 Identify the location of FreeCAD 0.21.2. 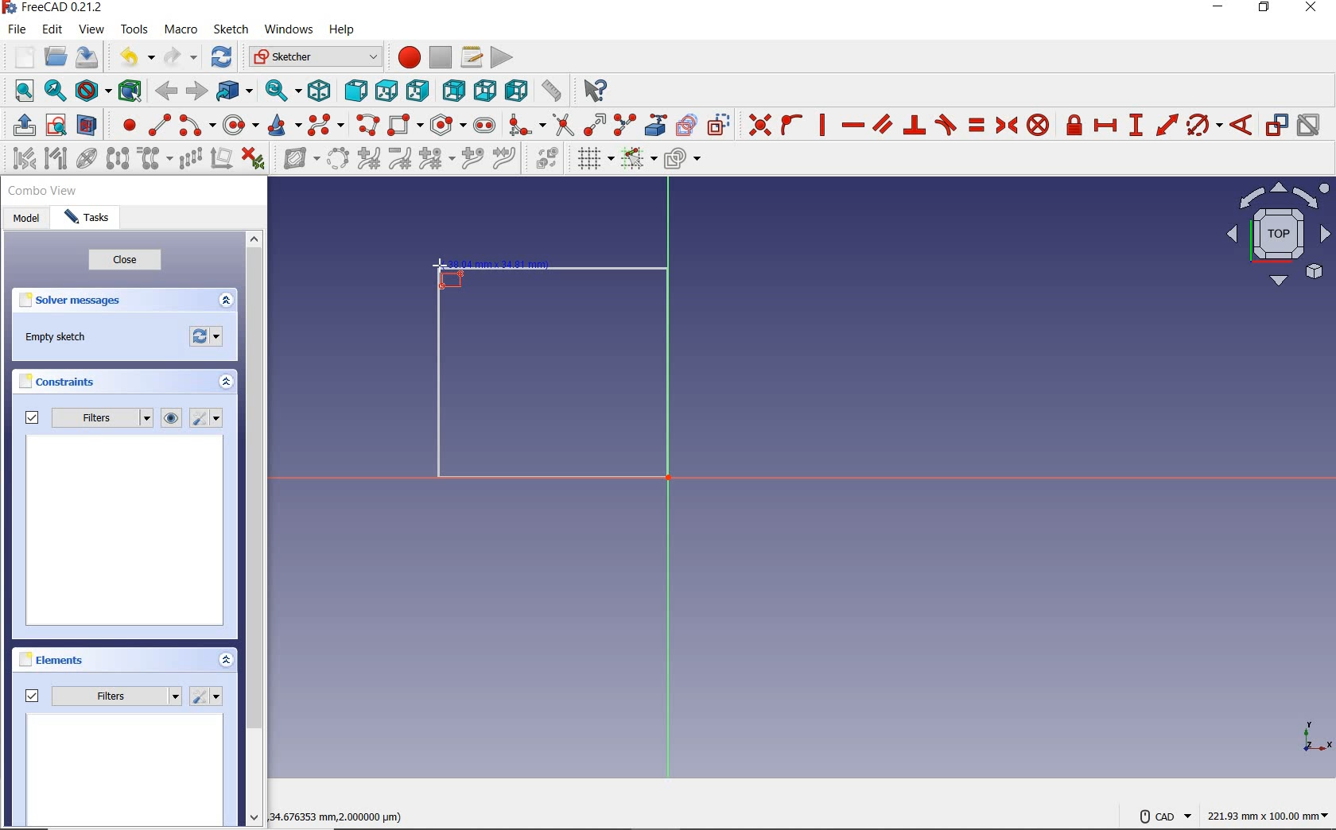
(51, 9).